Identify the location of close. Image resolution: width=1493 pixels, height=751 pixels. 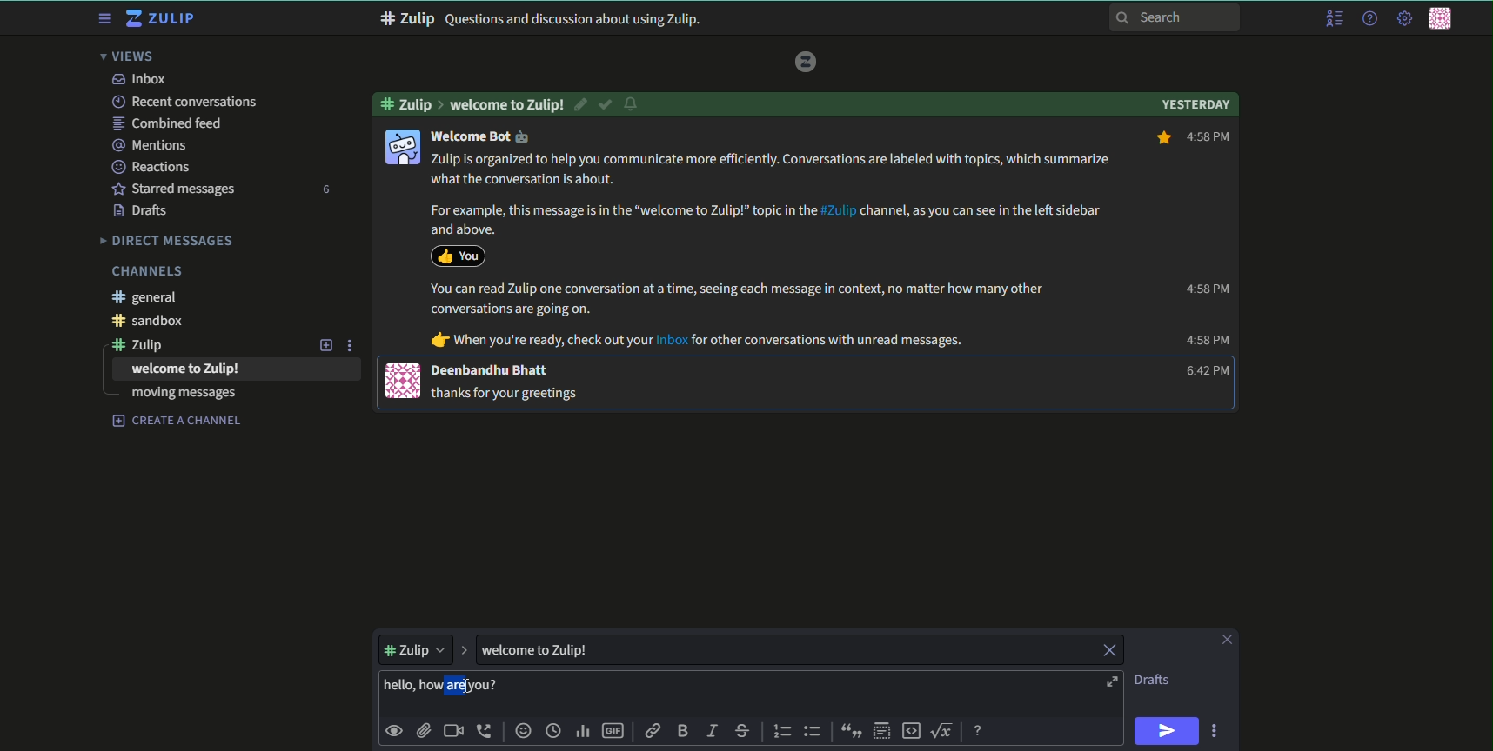
(1108, 651).